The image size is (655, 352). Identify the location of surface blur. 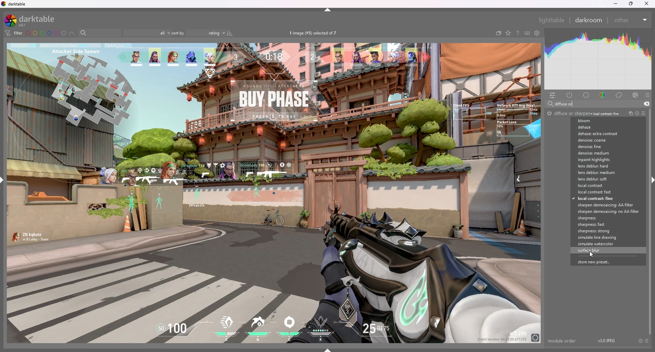
(607, 251).